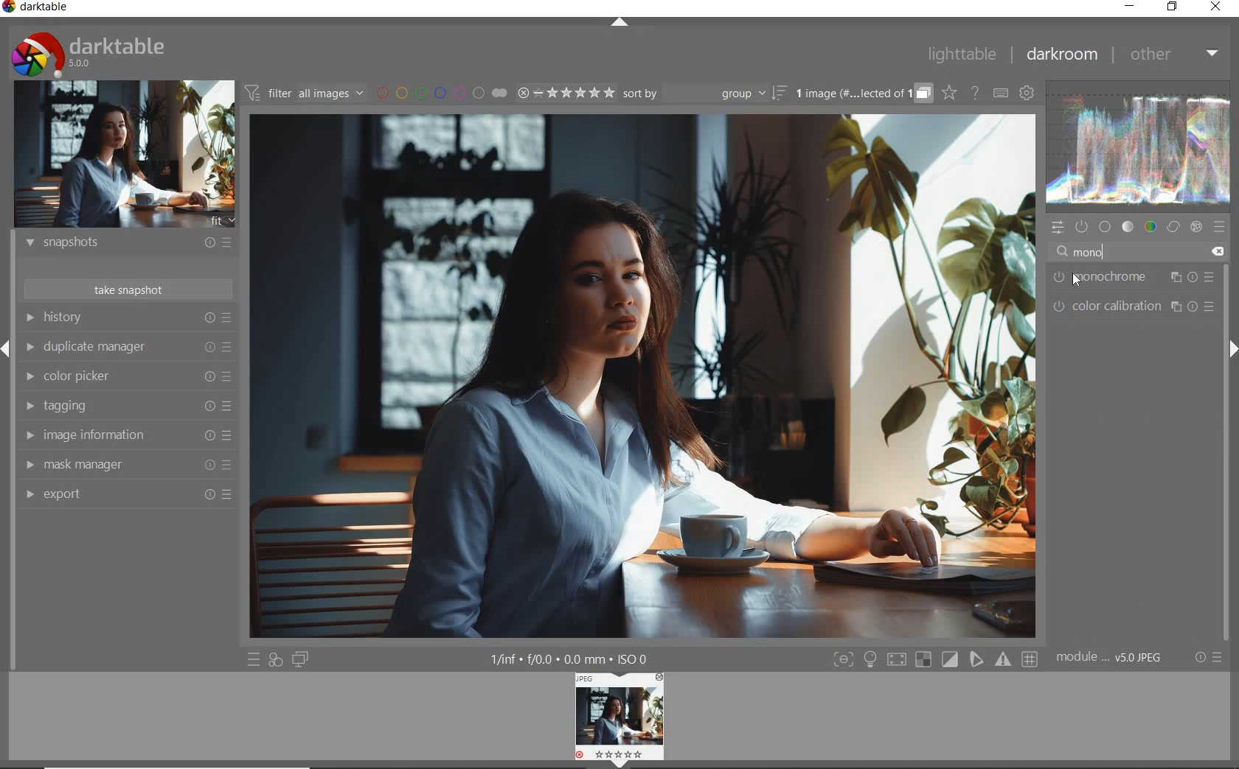  What do you see at coordinates (1000, 93) in the screenshot?
I see `set keyboard shortcuts` at bounding box center [1000, 93].